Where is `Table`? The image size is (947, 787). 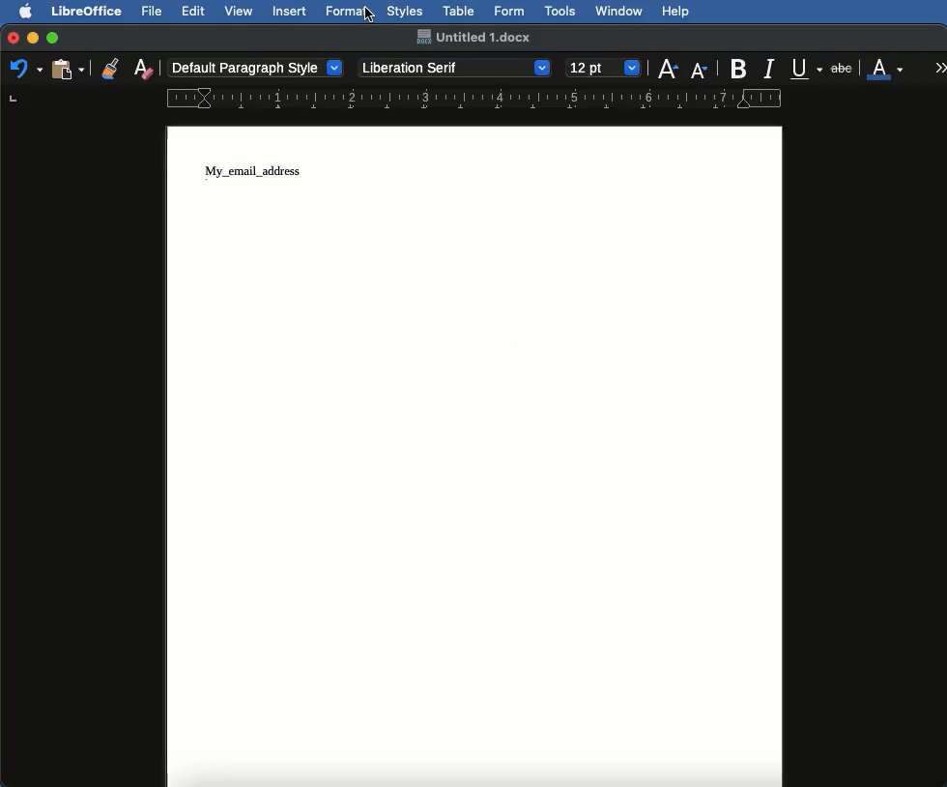 Table is located at coordinates (459, 9).